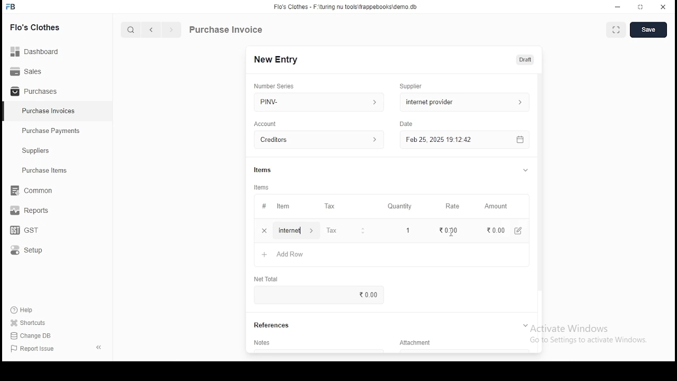 This screenshot has height=381, width=677. Describe the element at coordinates (663, 6) in the screenshot. I see `close window` at that location.